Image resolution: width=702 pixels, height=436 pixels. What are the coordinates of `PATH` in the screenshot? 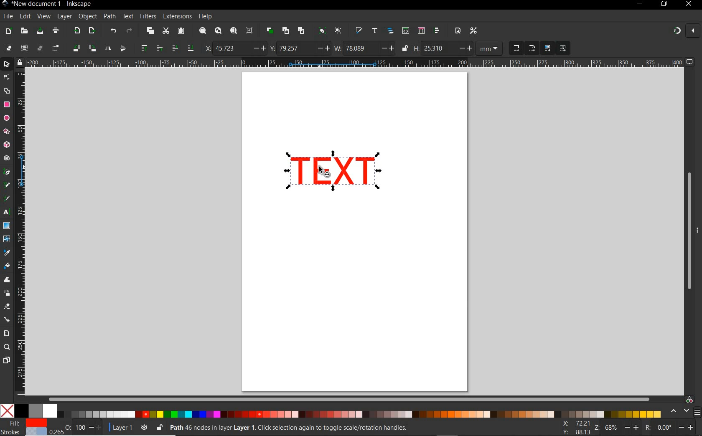 It's located at (109, 18).